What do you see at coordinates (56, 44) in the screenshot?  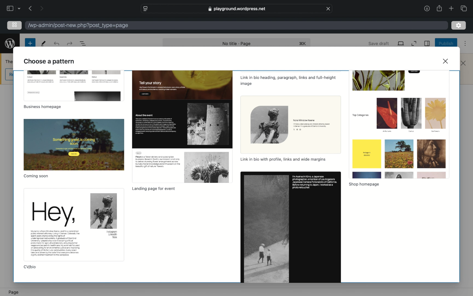 I see `redo` at bounding box center [56, 44].